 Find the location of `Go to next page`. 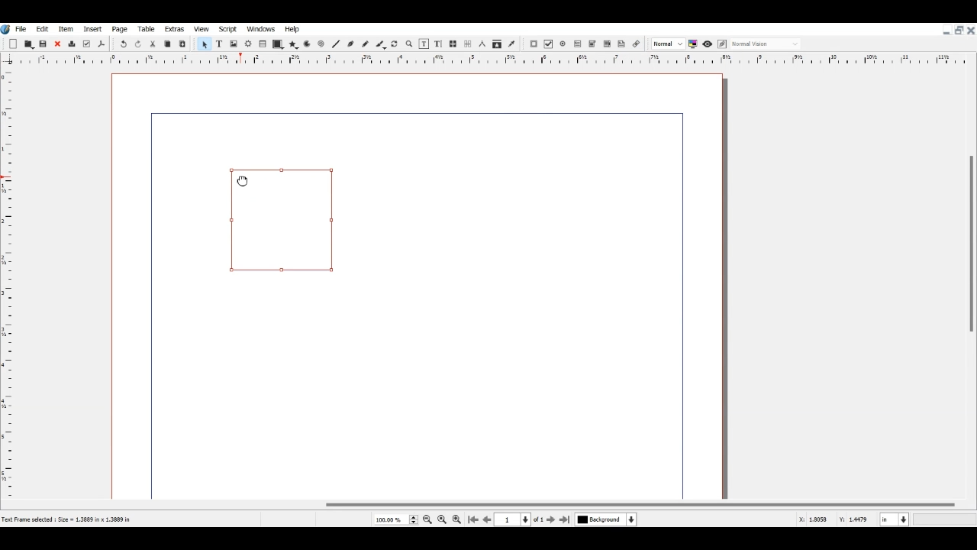

Go to next page is located at coordinates (552, 519).